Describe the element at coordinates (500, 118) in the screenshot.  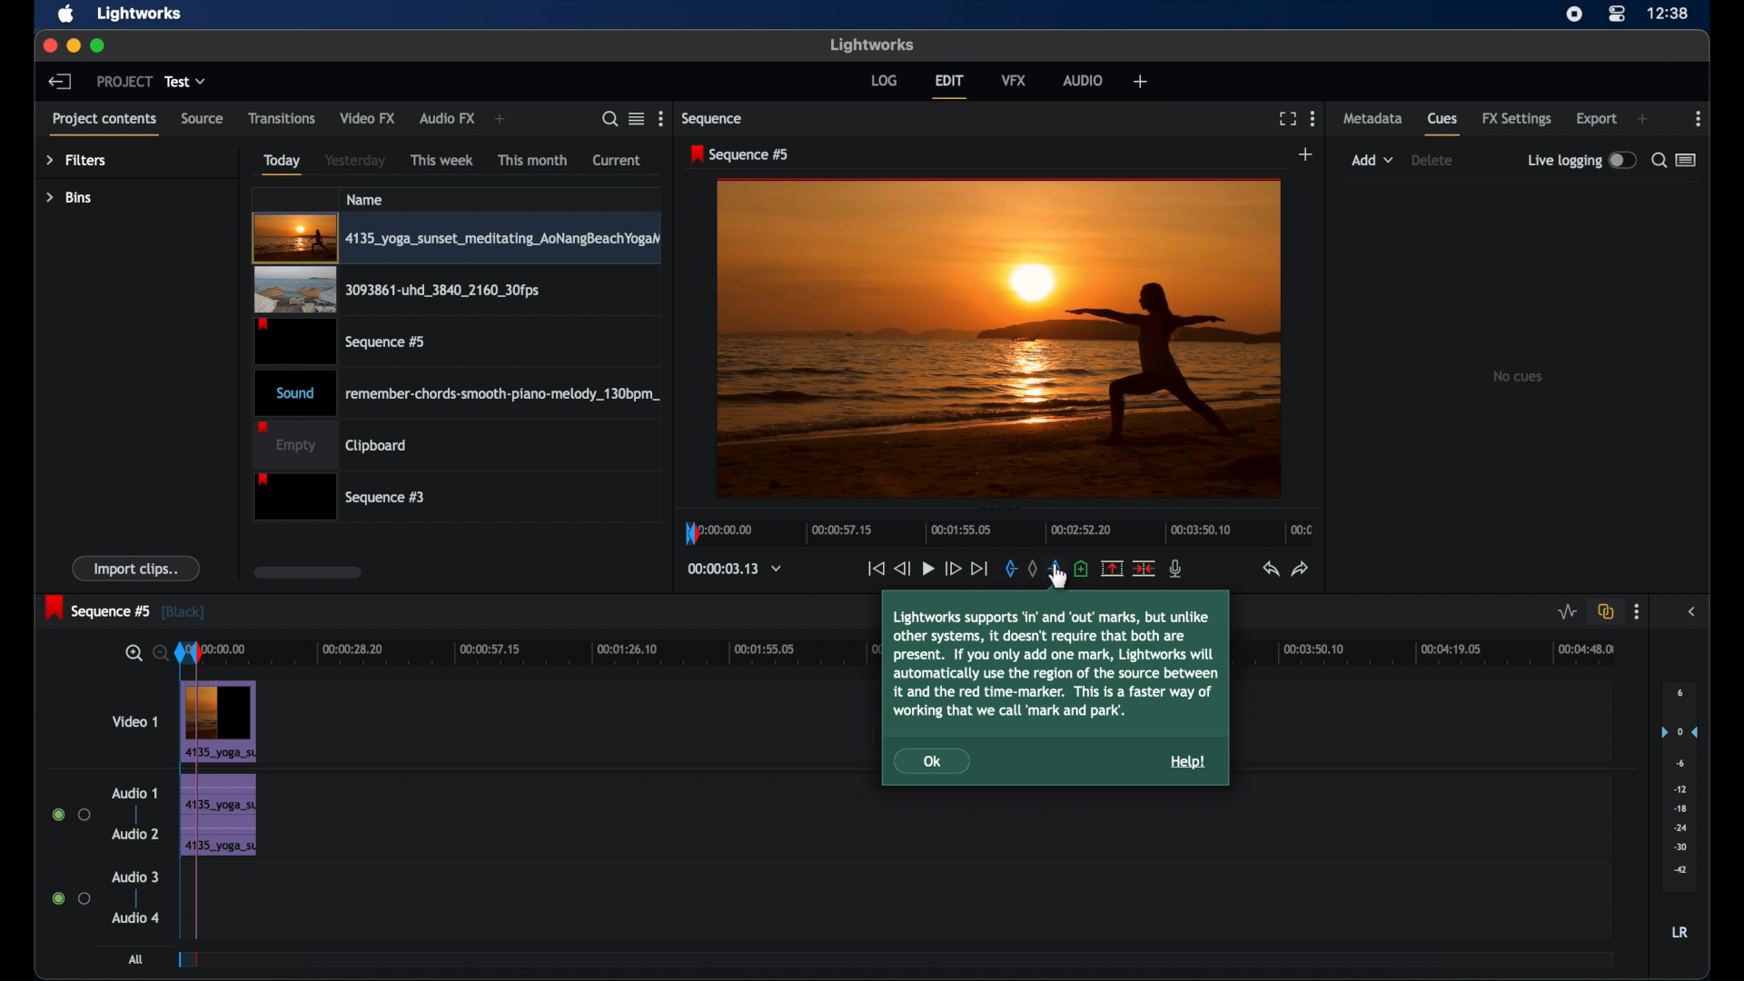
I see `add` at that location.